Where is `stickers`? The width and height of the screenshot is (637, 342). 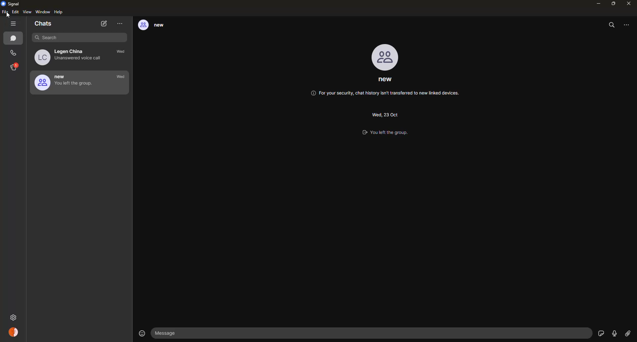 stickers is located at coordinates (600, 333).